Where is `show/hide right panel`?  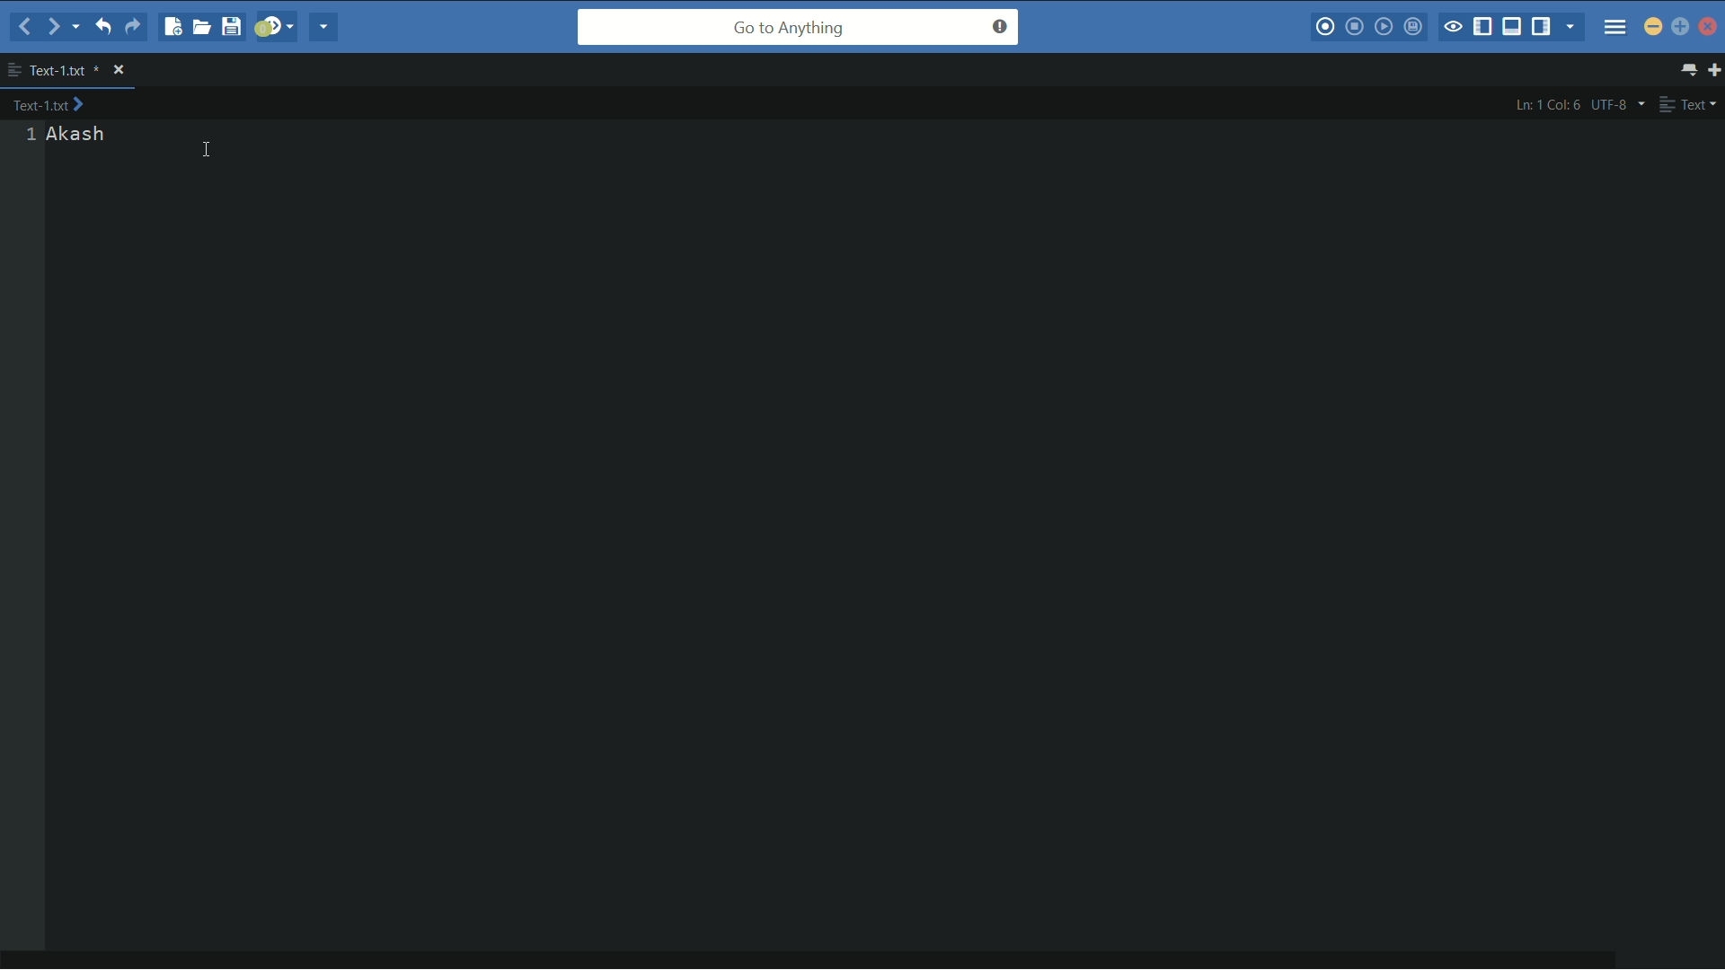 show/hide right panel is located at coordinates (1541, 26).